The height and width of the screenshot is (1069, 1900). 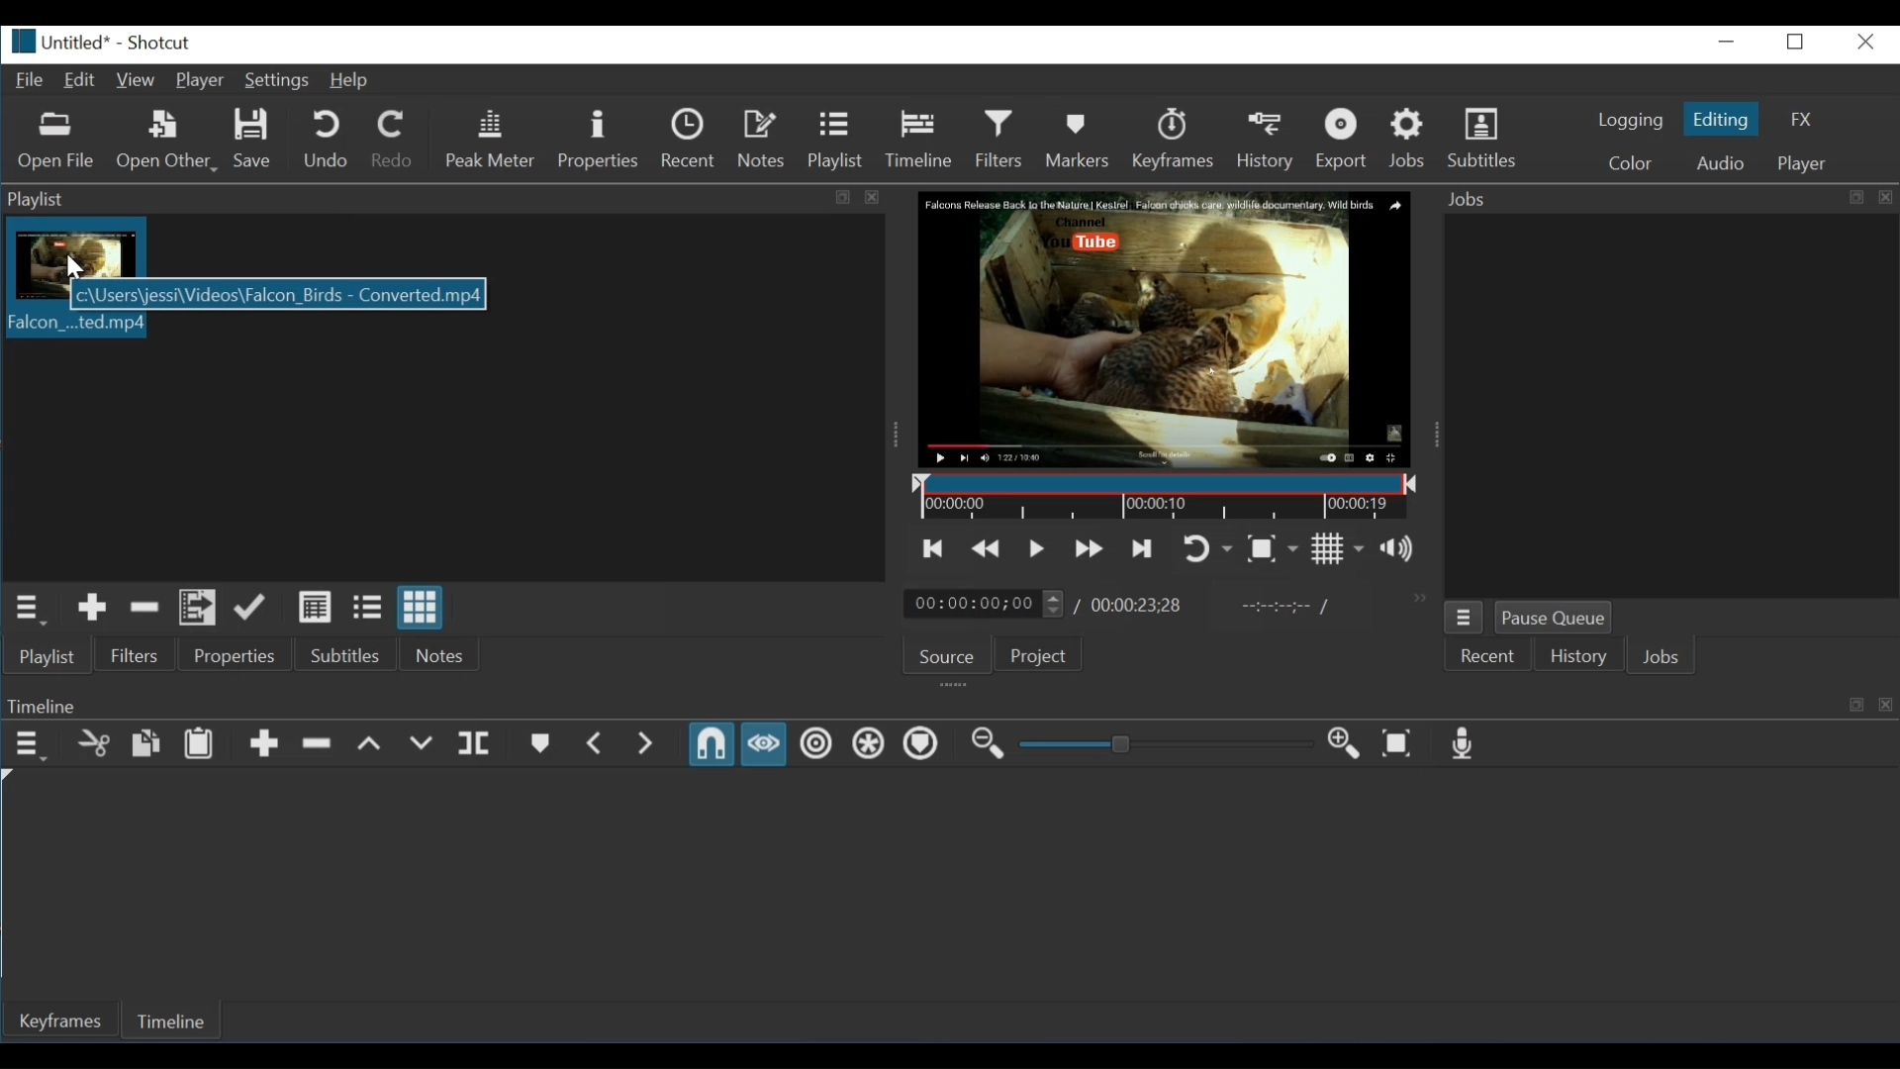 I want to click on Add files to the playlist, so click(x=195, y=609).